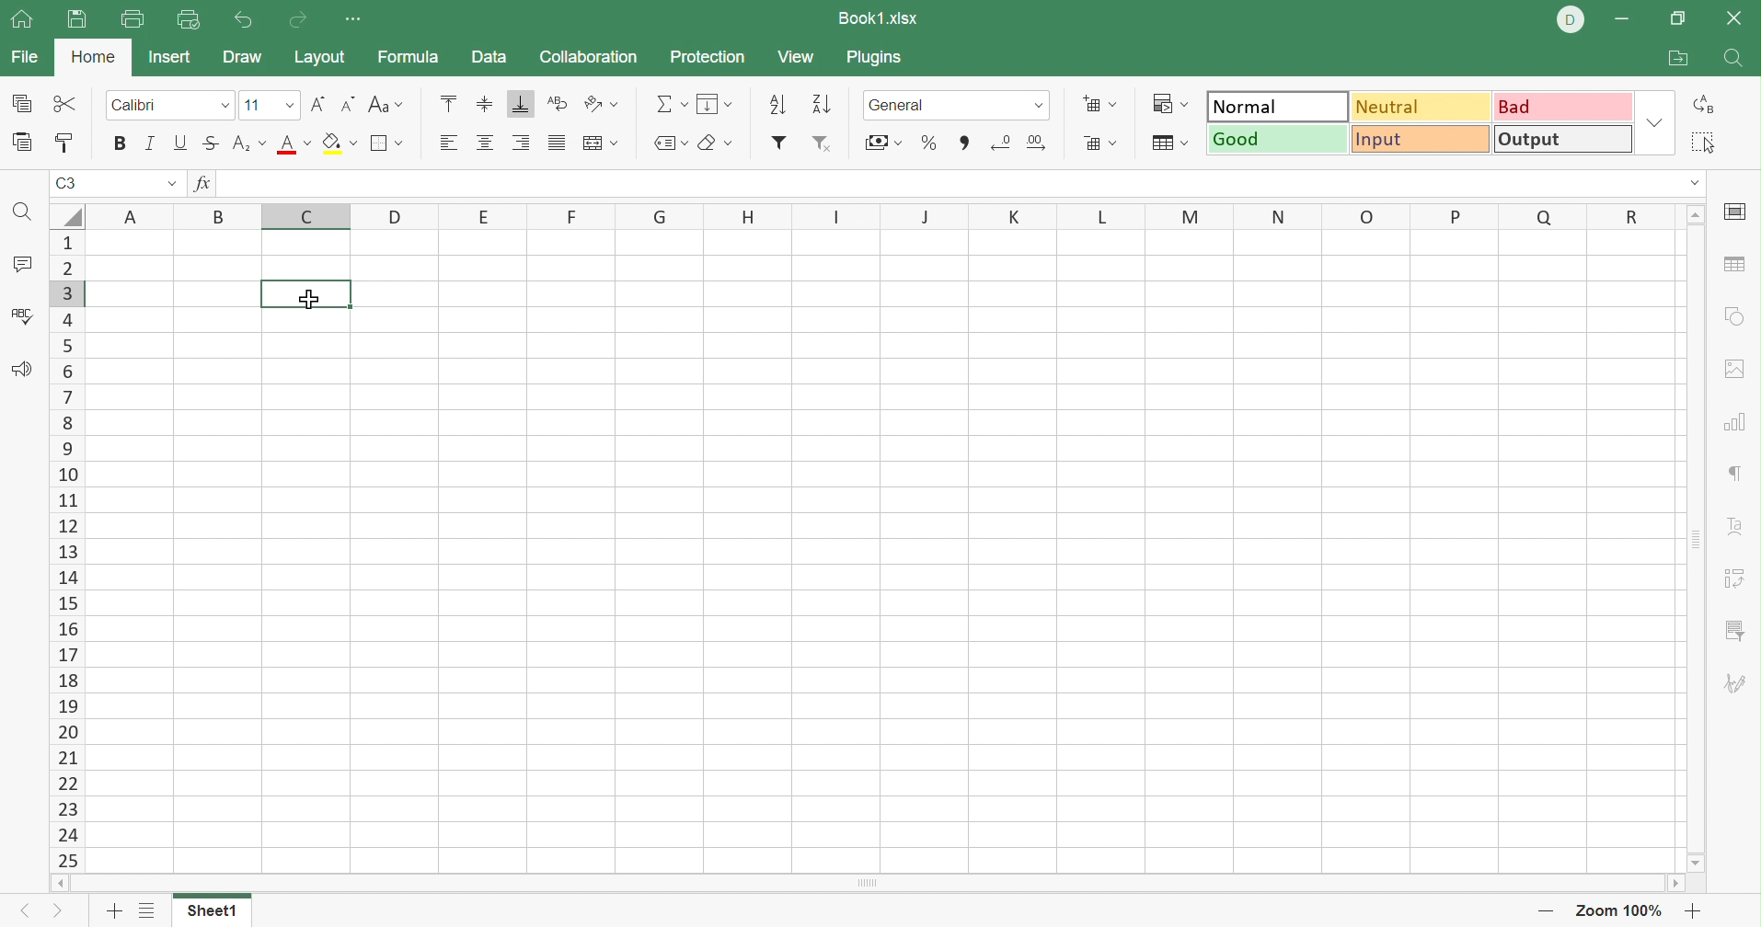 The width and height of the screenshot is (1761, 927). Describe the element at coordinates (24, 57) in the screenshot. I see `File` at that location.